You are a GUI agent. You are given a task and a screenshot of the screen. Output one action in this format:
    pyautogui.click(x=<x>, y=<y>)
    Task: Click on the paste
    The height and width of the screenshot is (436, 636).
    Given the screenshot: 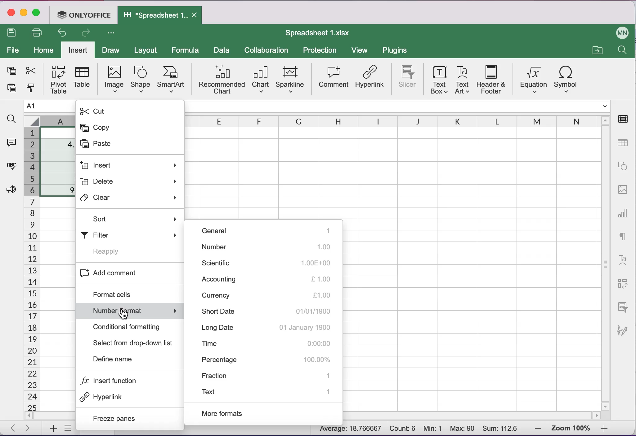 What is the action you would take?
    pyautogui.click(x=11, y=89)
    